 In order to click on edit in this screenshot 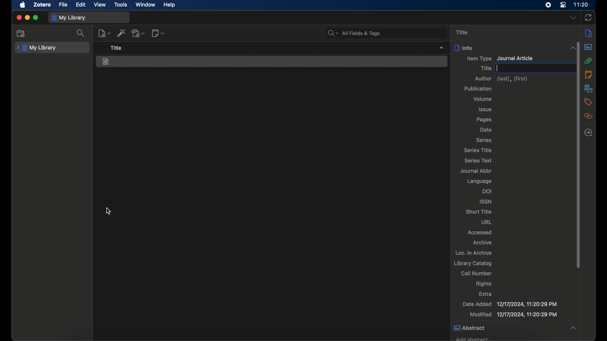, I will do `click(82, 5)`.